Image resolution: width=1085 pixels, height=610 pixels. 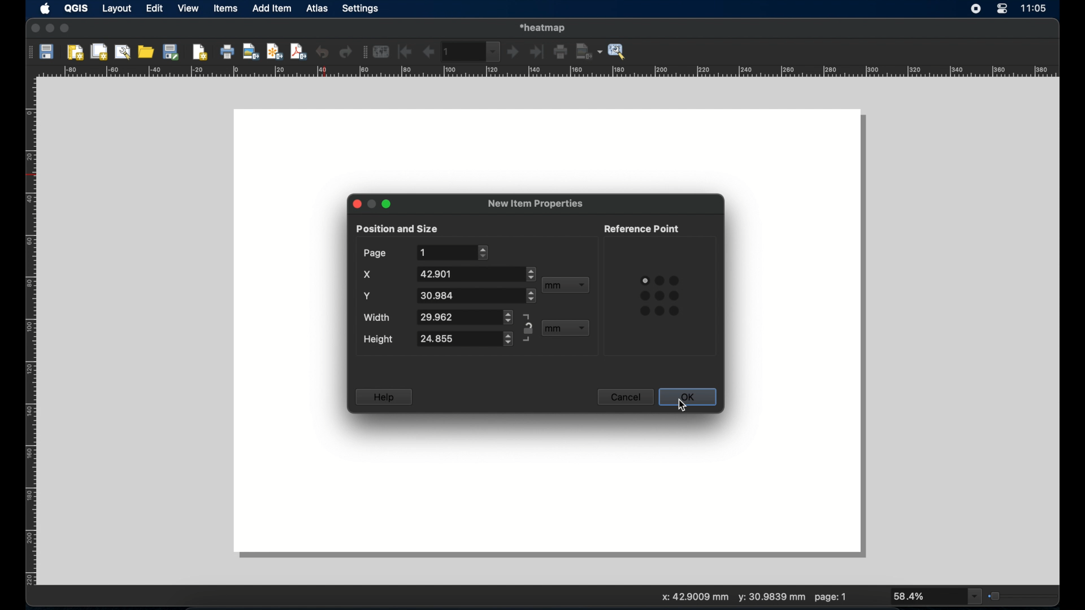 I want to click on atlas toolbar, so click(x=472, y=51).